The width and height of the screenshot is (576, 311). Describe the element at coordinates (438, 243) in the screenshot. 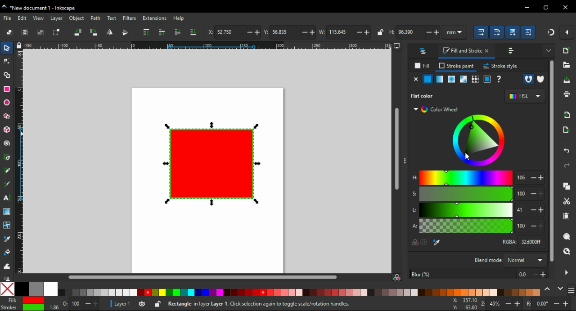

I see `pick color from imahe` at that location.